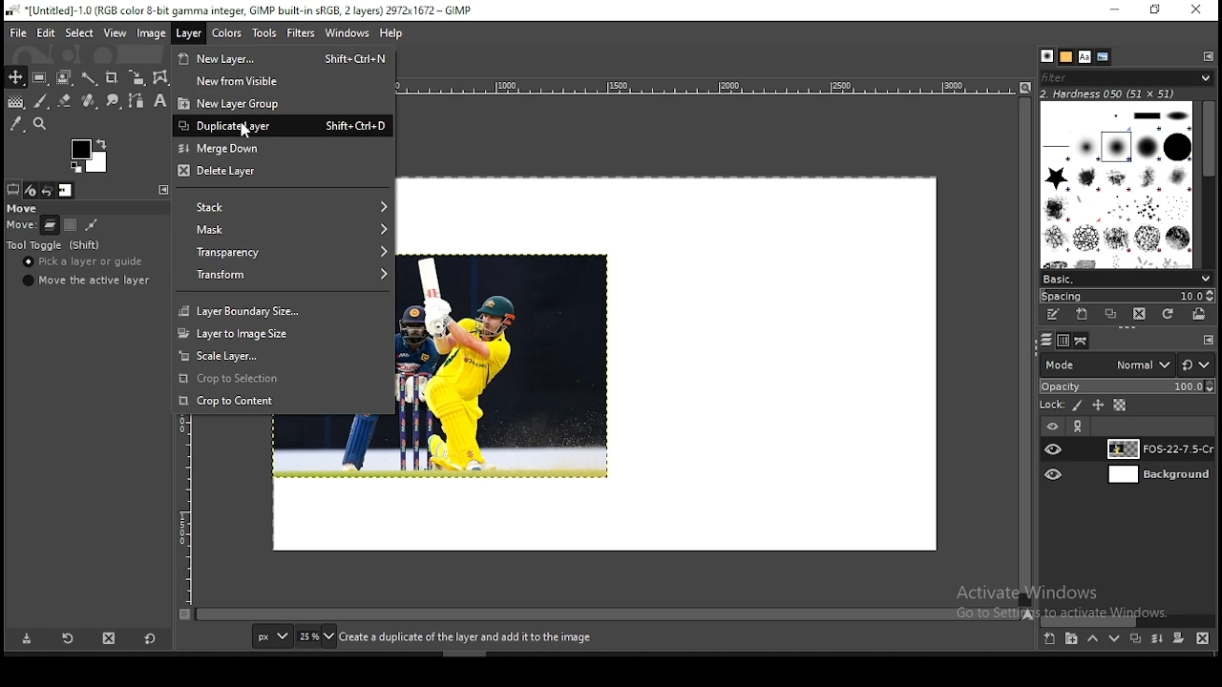 This screenshot has width=1222, height=687. Describe the element at coordinates (1048, 640) in the screenshot. I see `new layer ` at that location.